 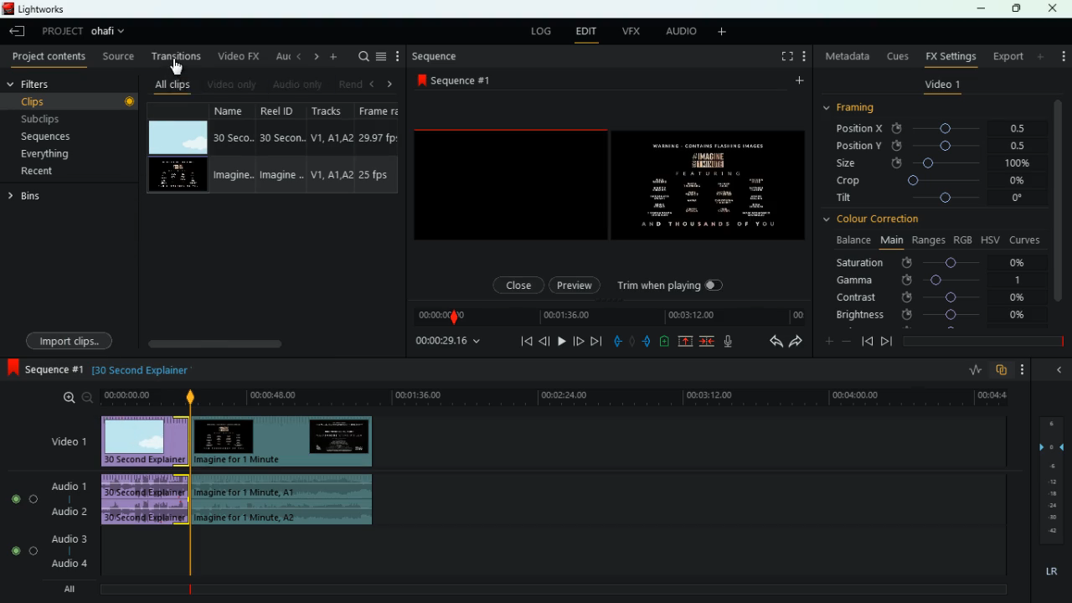 I want to click on position y, so click(x=939, y=145).